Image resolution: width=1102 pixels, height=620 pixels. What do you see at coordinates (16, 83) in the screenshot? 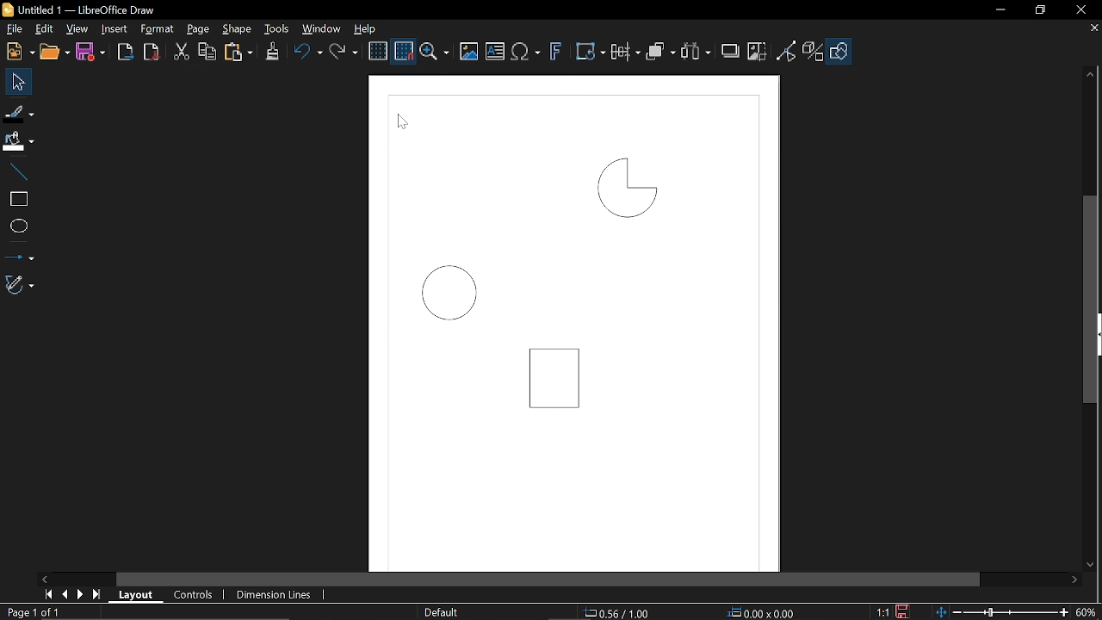
I see `Select` at bounding box center [16, 83].